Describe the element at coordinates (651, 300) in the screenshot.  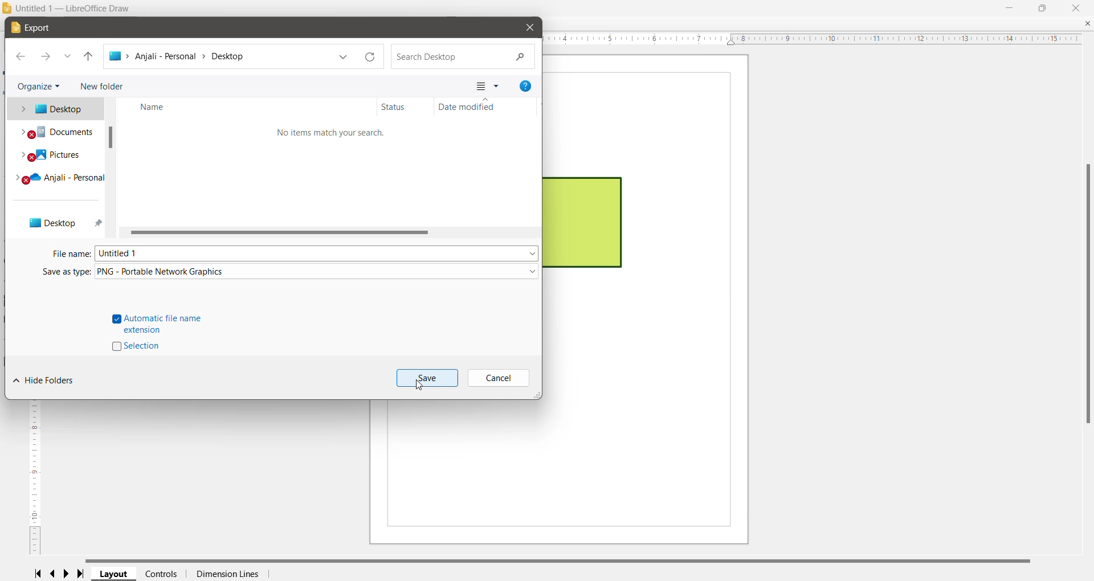
I see `Current Page` at that location.